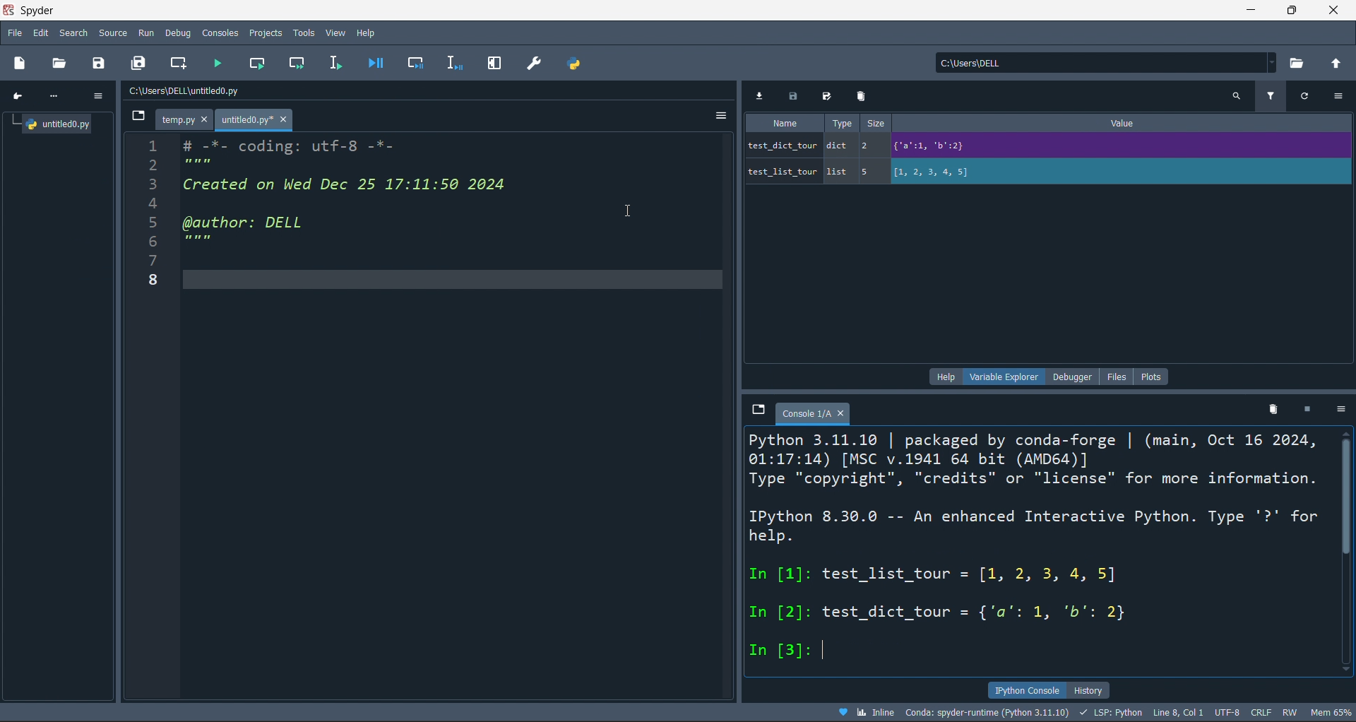 The height and width of the screenshot is (722, 1356). What do you see at coordinates (339, 64) in the screenshot?
I see `run line` at bounding box center [339, 64].